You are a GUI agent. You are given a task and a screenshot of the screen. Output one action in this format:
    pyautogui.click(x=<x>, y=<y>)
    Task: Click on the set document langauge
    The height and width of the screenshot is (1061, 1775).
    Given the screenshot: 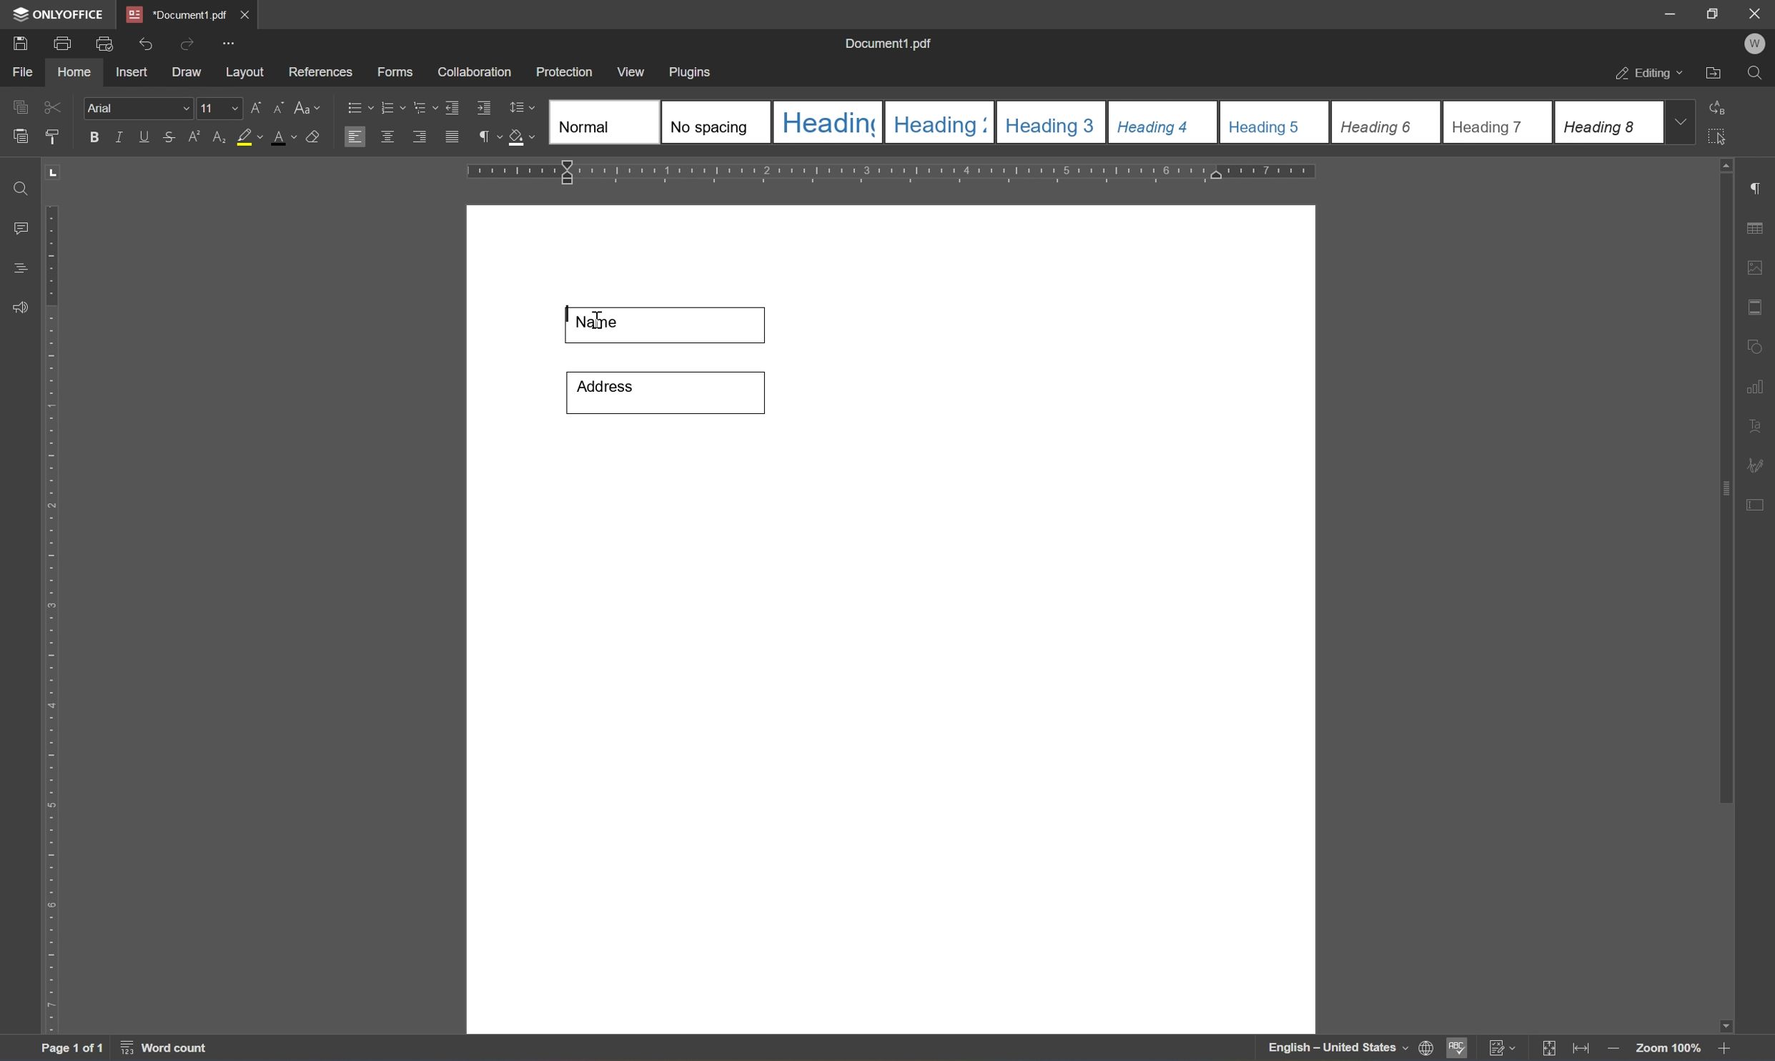 What is the action you would take?
    pyautogui.click(x=1427, y=1049)
    